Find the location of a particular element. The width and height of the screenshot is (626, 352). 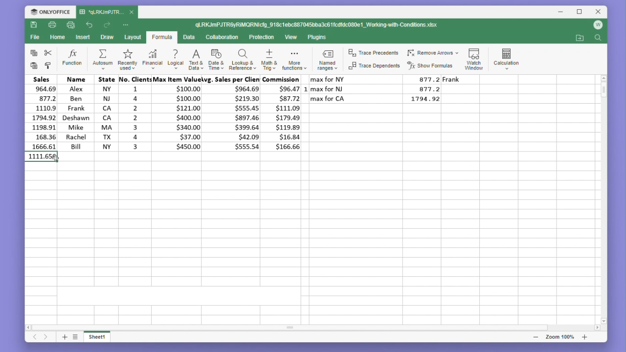

Zoom 100% is located at coordinates (562, 337).